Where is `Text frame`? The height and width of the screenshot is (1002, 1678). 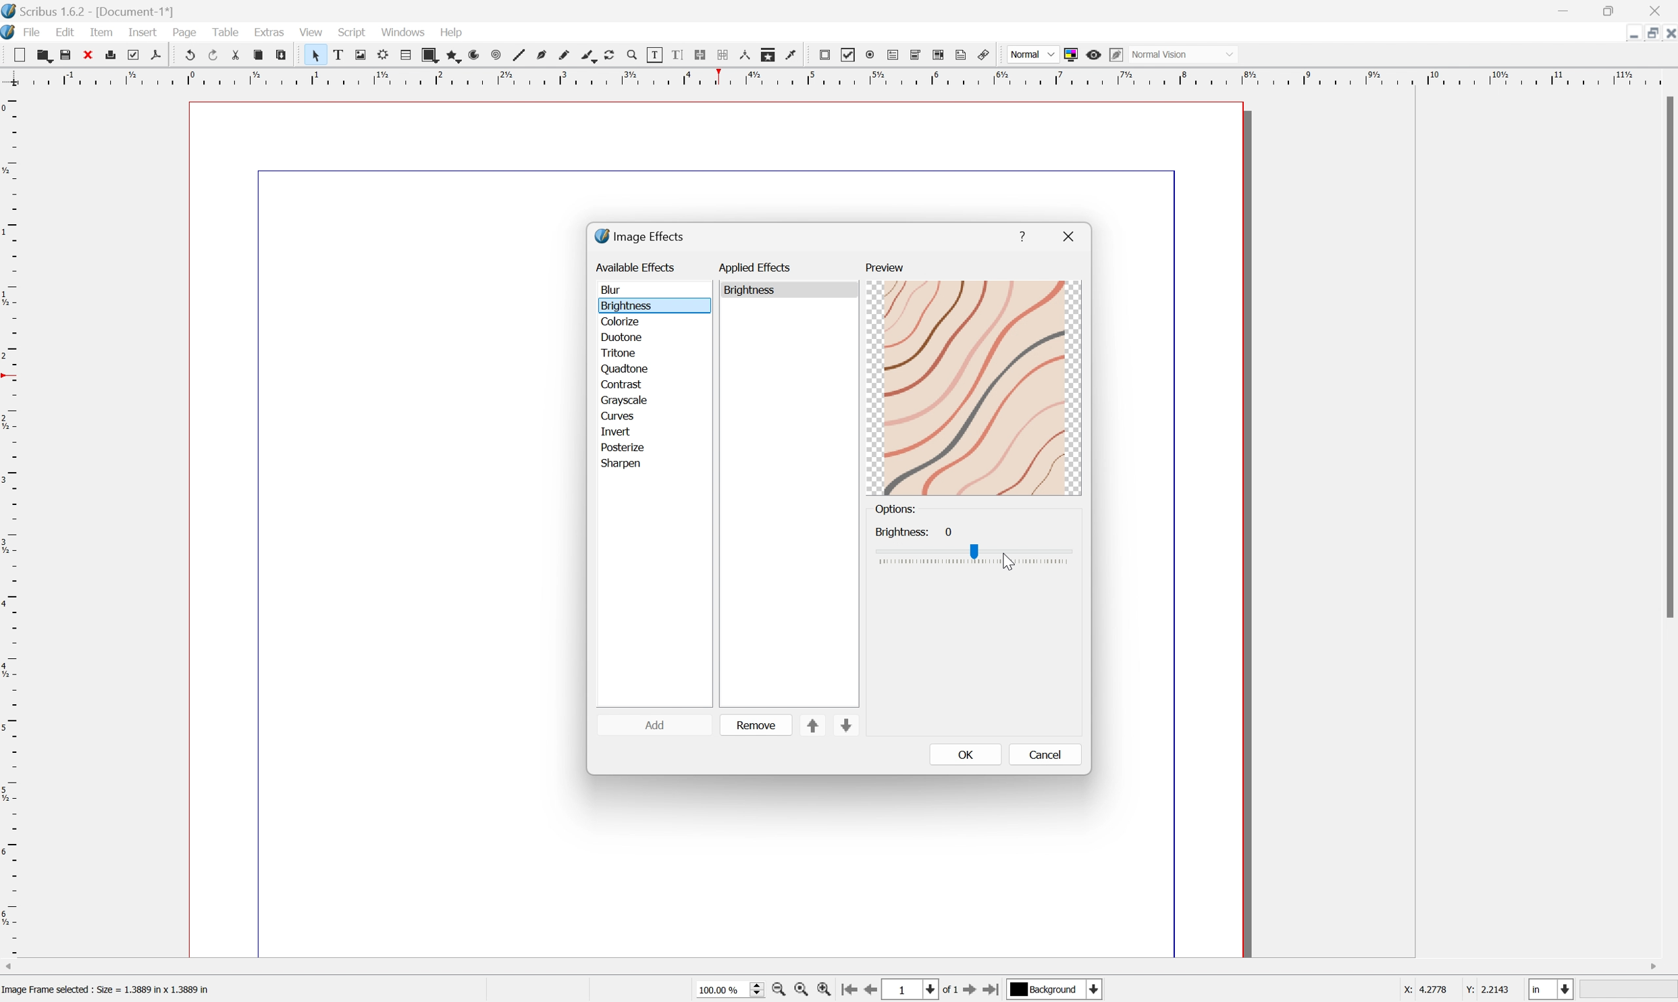
Text frame is located at coordinates (336, 55).